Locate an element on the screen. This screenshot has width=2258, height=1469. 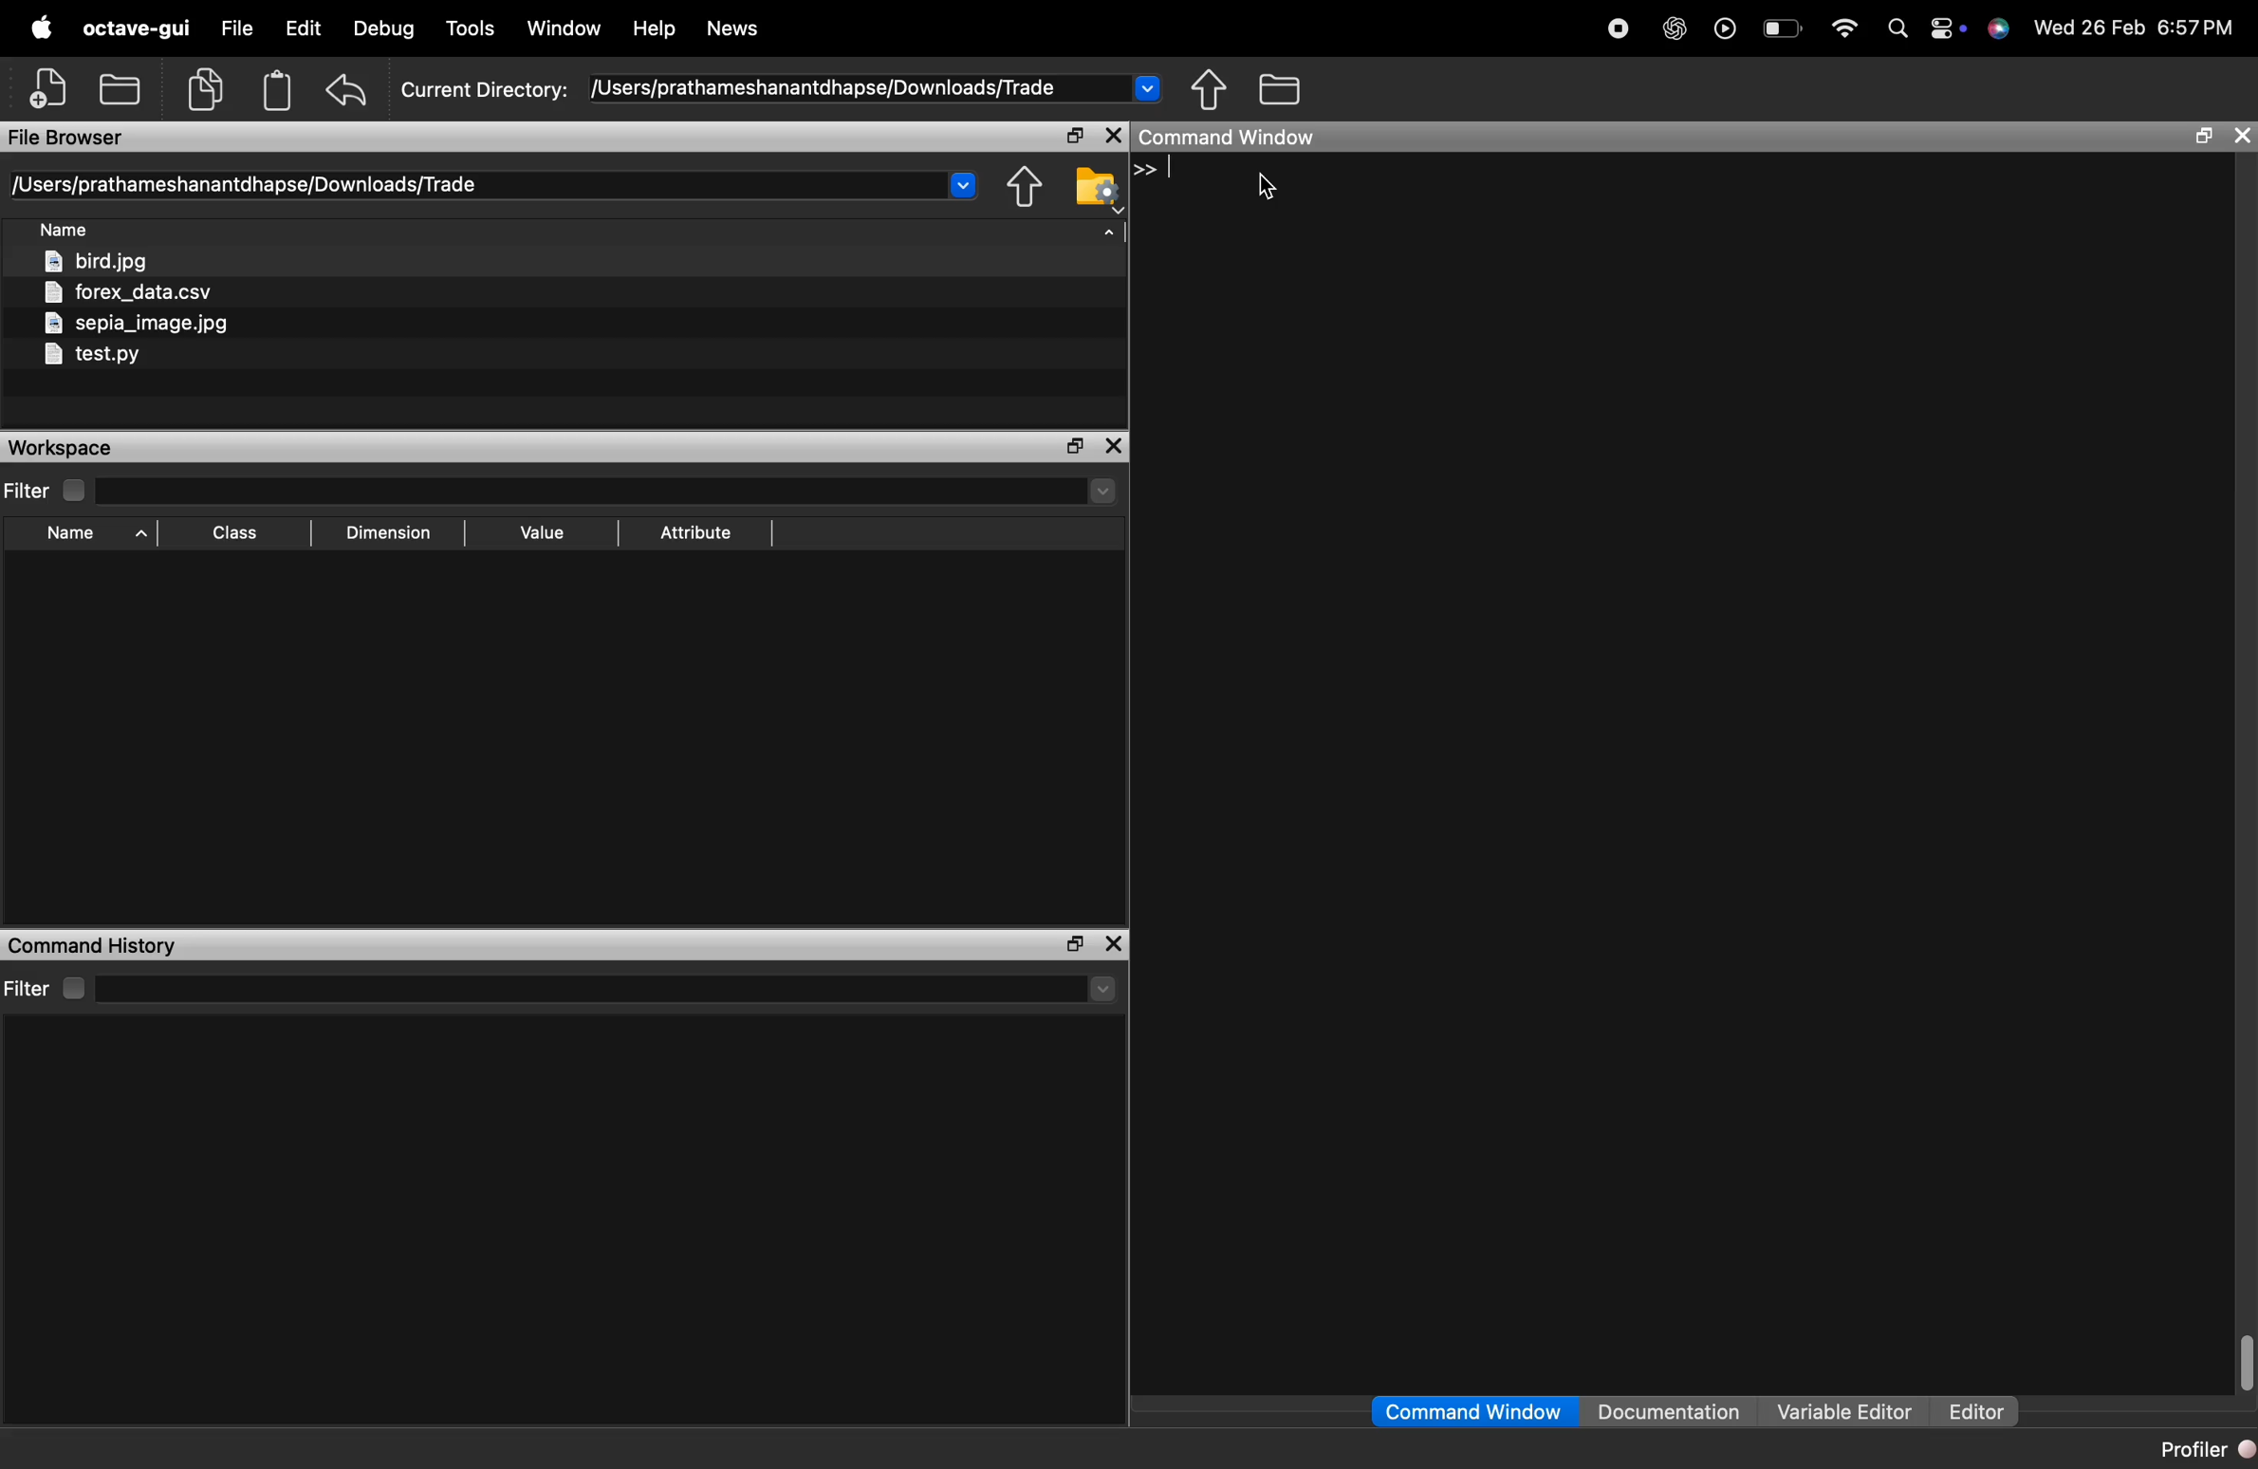
filter is located at coordinates (46, 491).